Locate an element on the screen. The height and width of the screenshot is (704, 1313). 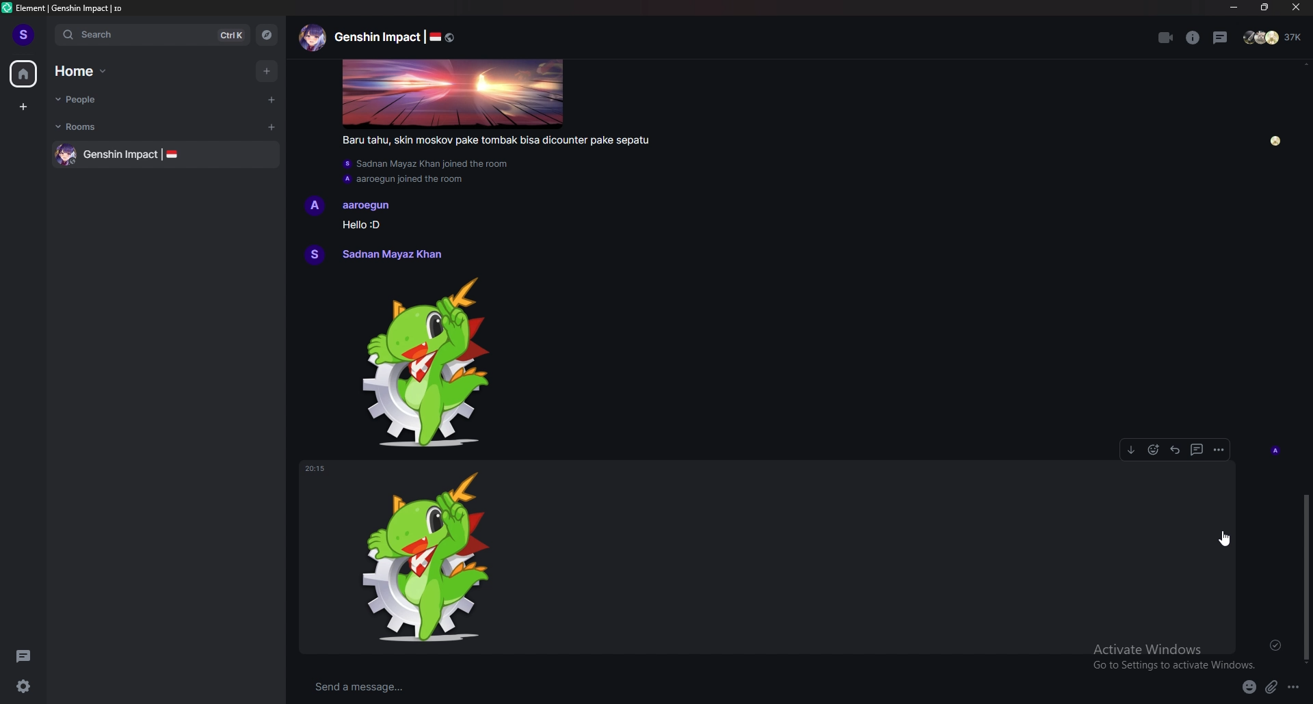
Baru tahu, skin moskov pake tombak bisa dicounter pake sepatu is located at coordinates (496, 140).